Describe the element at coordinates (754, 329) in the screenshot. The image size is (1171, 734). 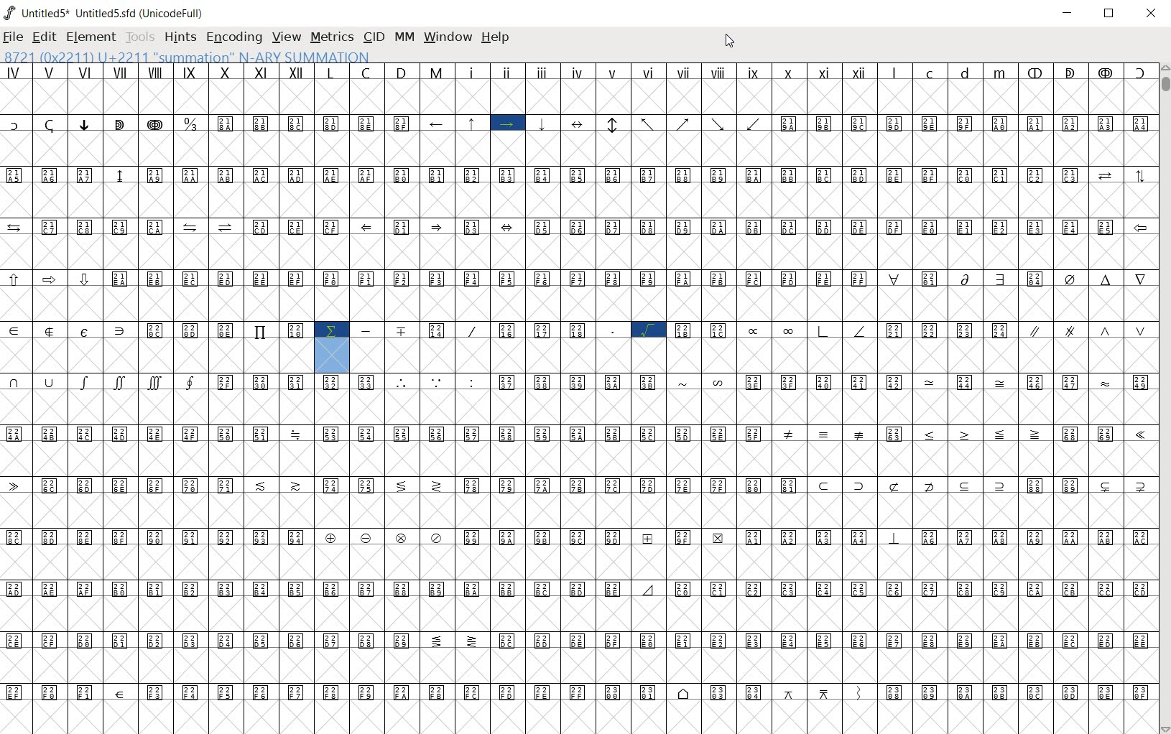
I see `` at that location.